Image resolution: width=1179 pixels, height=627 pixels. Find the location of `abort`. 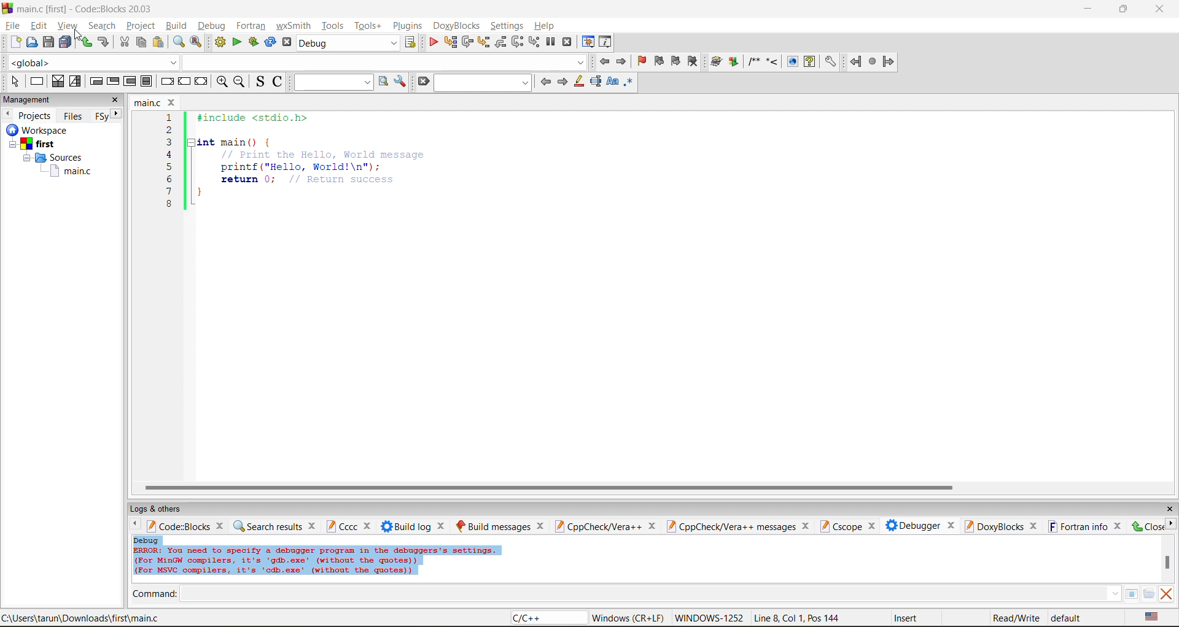

abort is located at coordinates (287, 44).